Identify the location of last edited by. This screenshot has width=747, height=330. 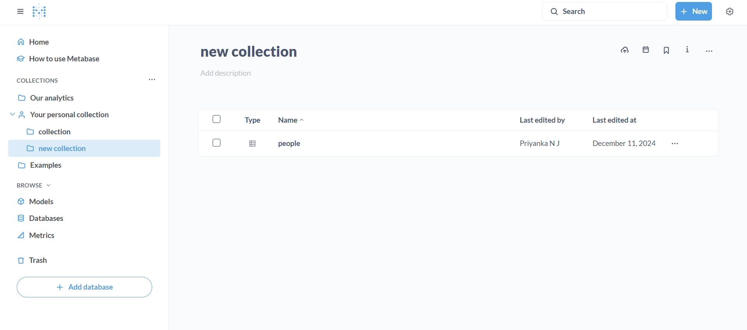
(542, 119).